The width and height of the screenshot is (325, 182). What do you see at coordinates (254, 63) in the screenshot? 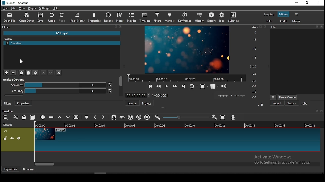
I see `graph` at bounding box center [254, 63].